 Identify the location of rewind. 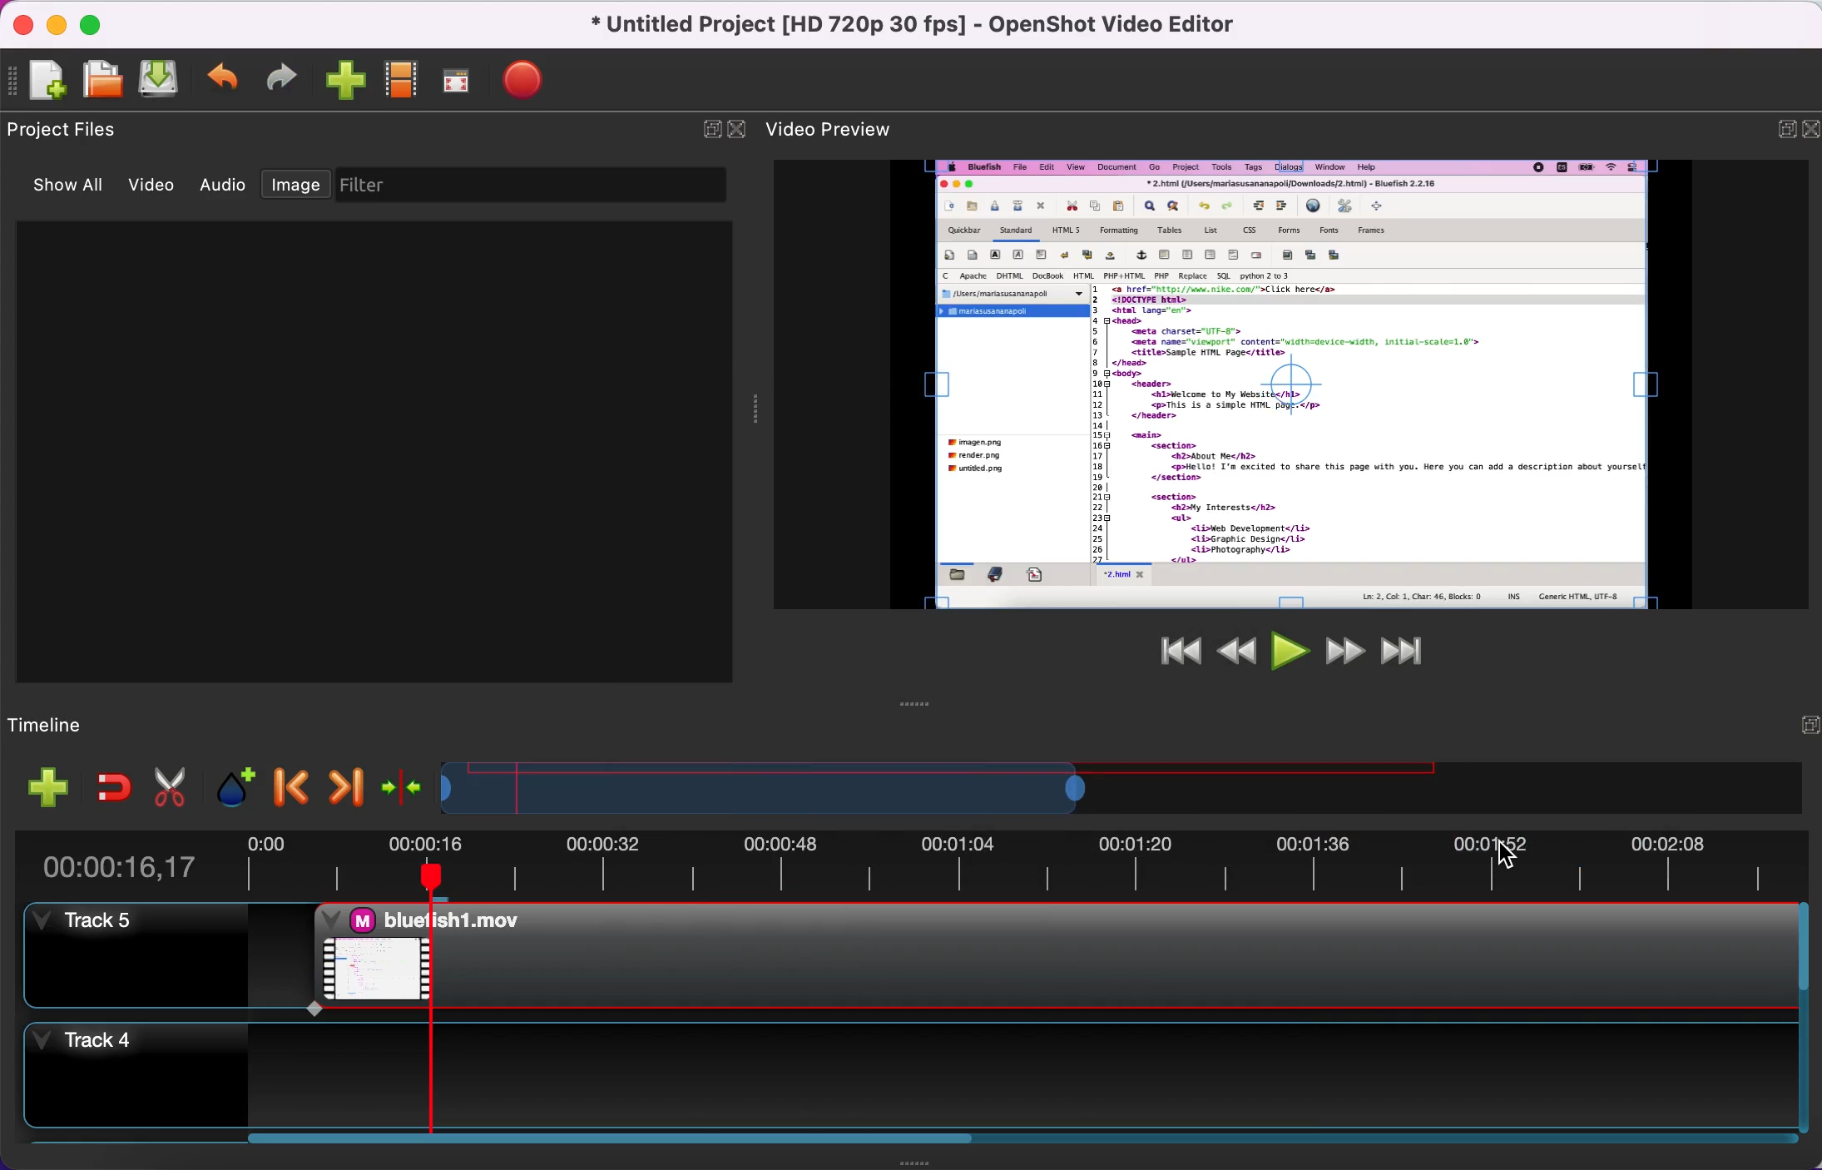
(1235, 648).